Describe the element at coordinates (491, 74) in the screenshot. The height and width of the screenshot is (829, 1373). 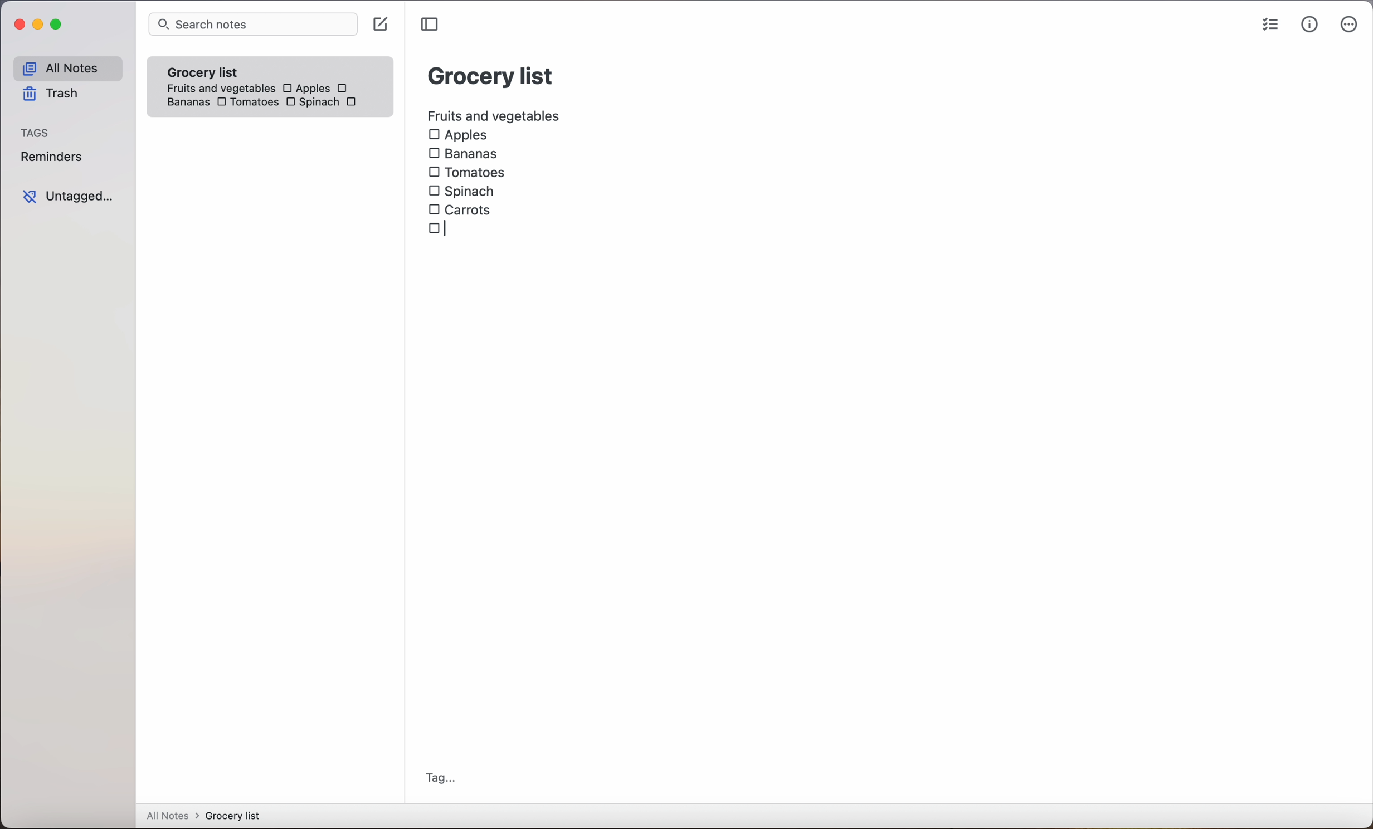
I see `grocery list` at that location.